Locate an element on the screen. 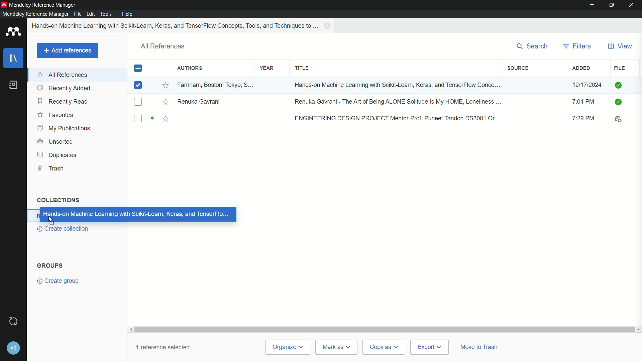  check box is located at coordinates (138, 69).